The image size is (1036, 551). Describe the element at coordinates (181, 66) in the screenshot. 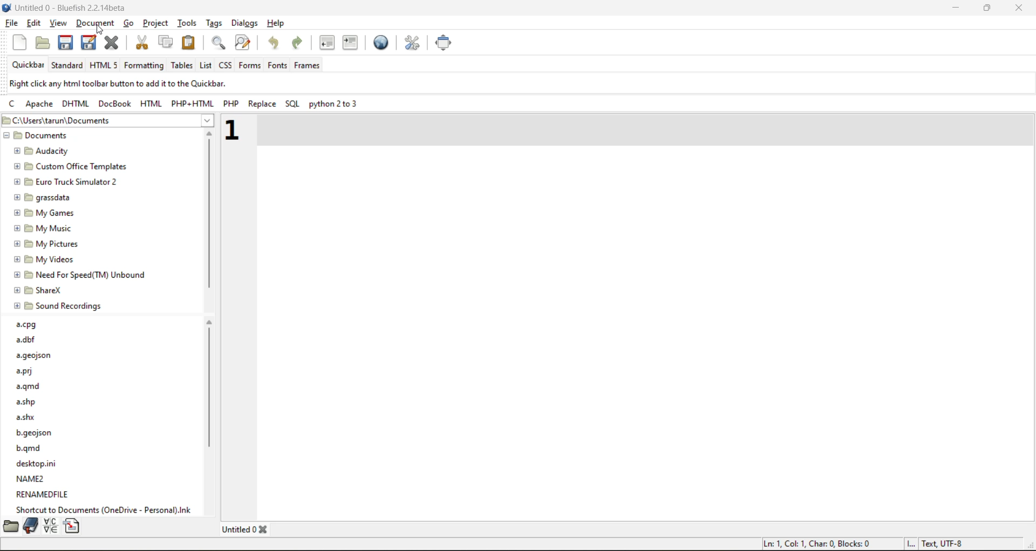

I see `tables` at that location.